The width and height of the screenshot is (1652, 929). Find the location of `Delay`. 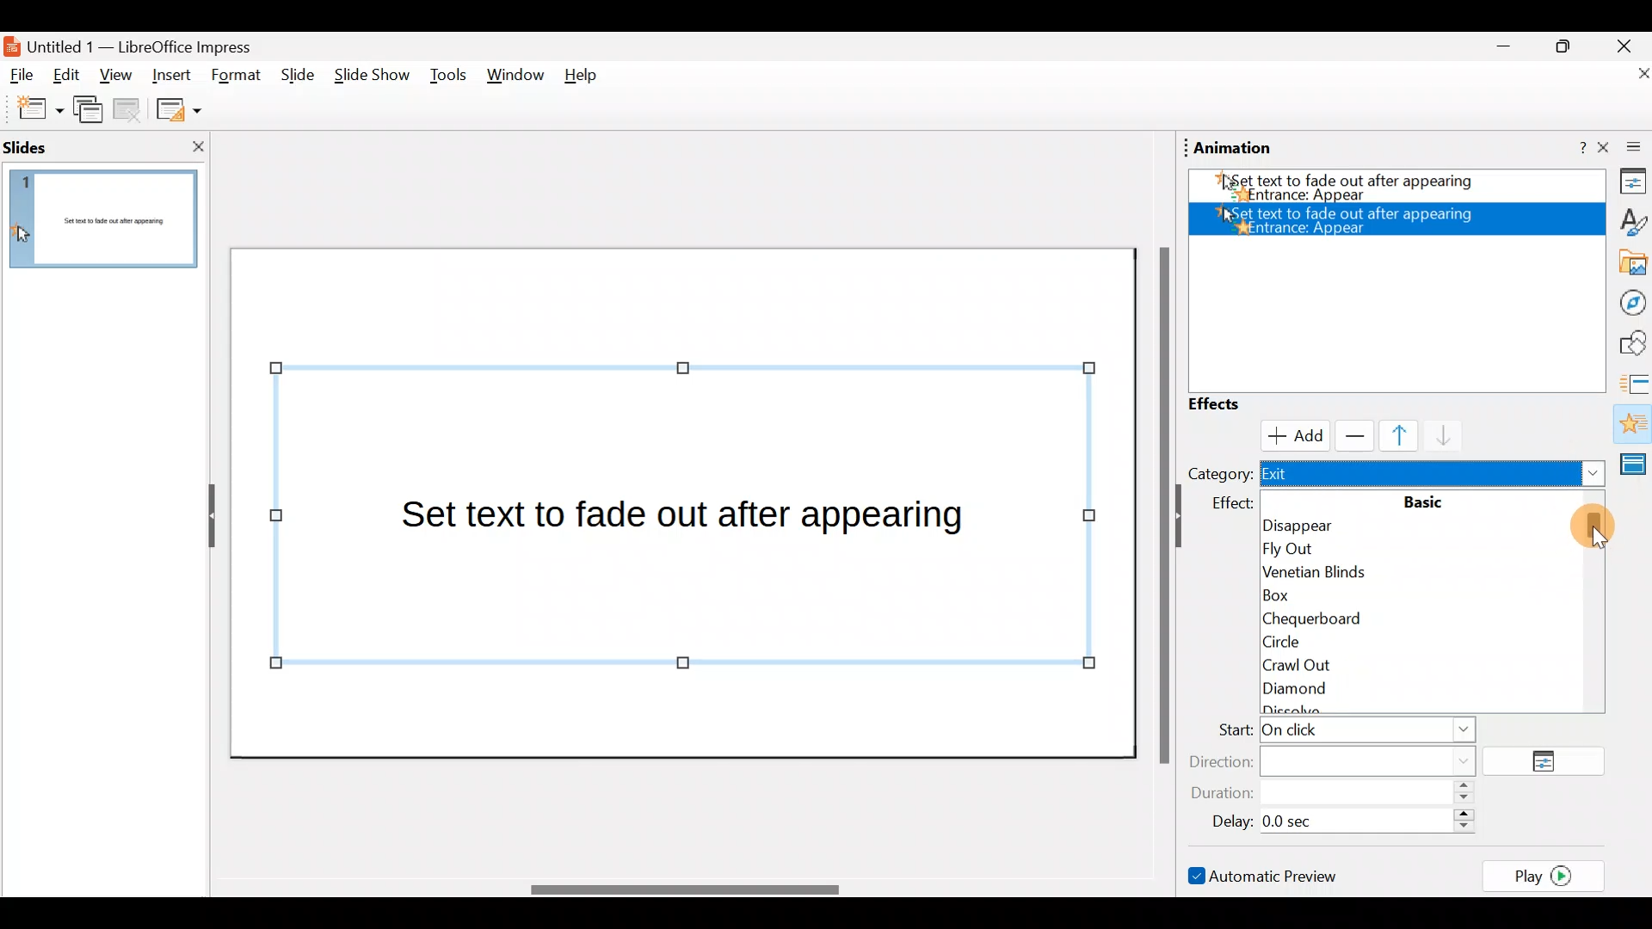

Delay is located at coordinates (1338, 819).